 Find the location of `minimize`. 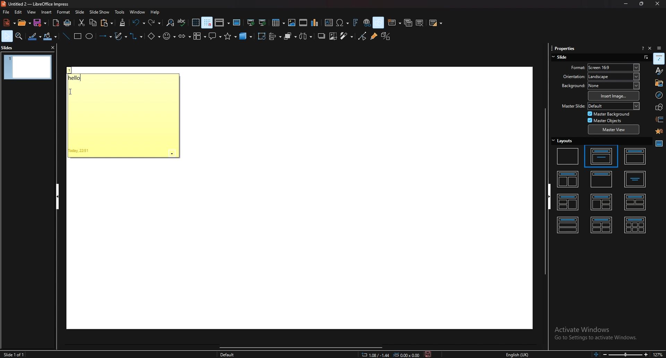

minimize is located at coordinates (626, 4).